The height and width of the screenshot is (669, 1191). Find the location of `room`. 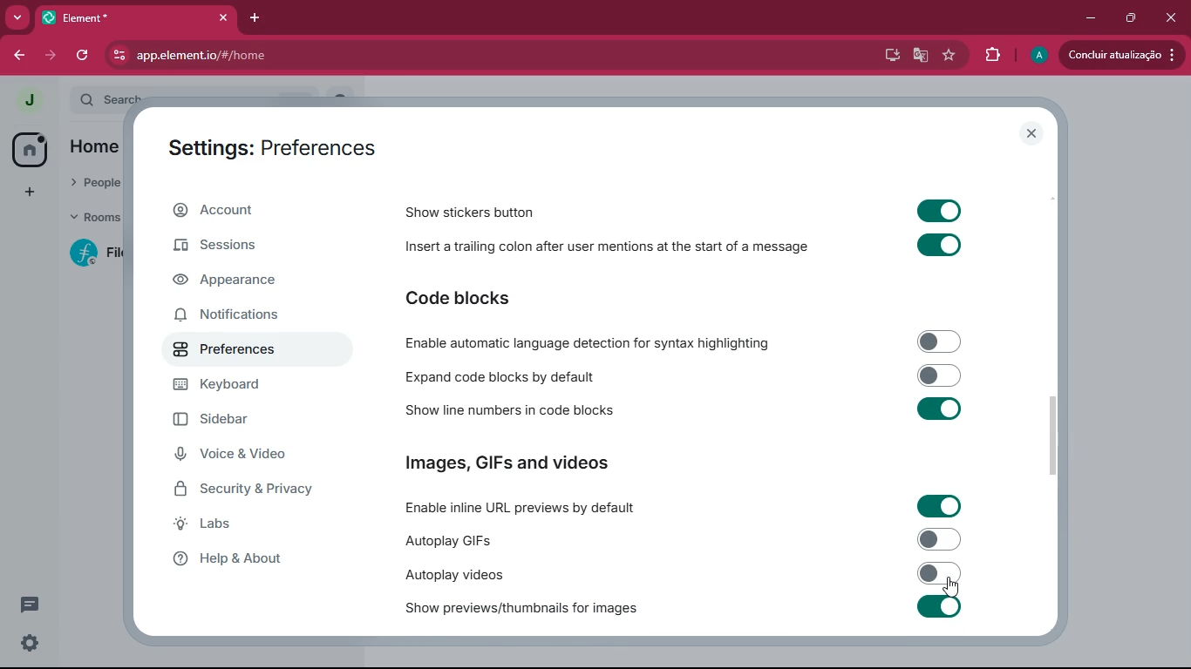

room is located at coordinates (92, 253).